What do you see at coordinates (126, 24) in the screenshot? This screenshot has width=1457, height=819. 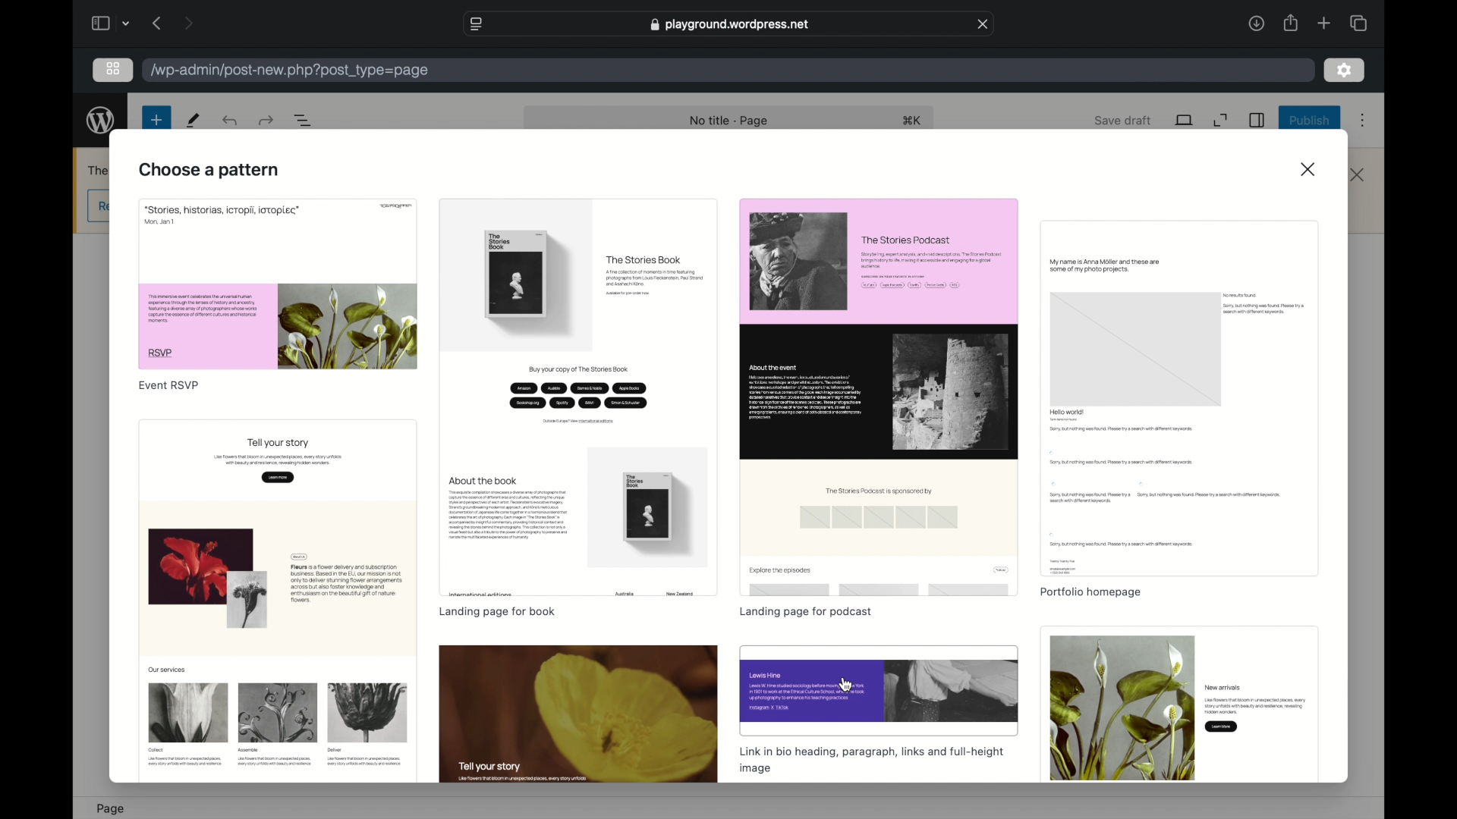 I see `drop-down` at bounding box center [126, 24].